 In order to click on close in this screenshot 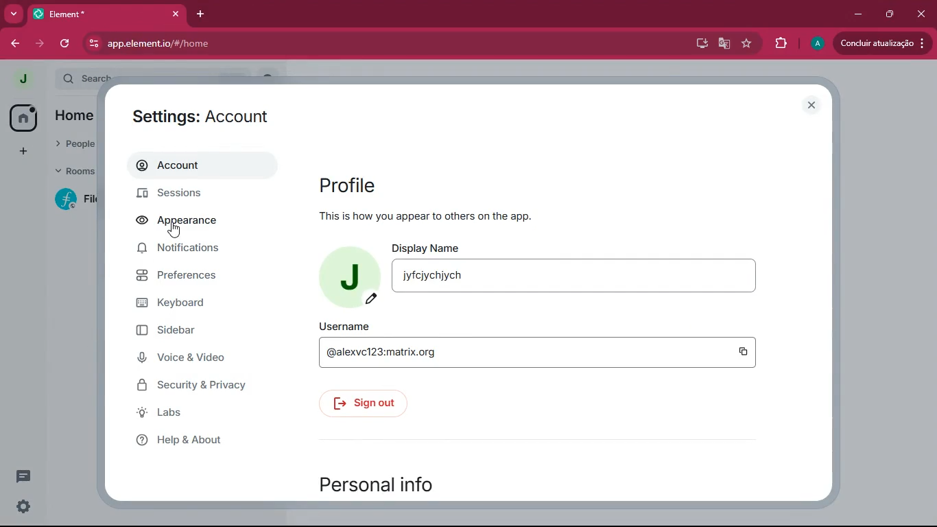, I will do `click(919, 13)`.